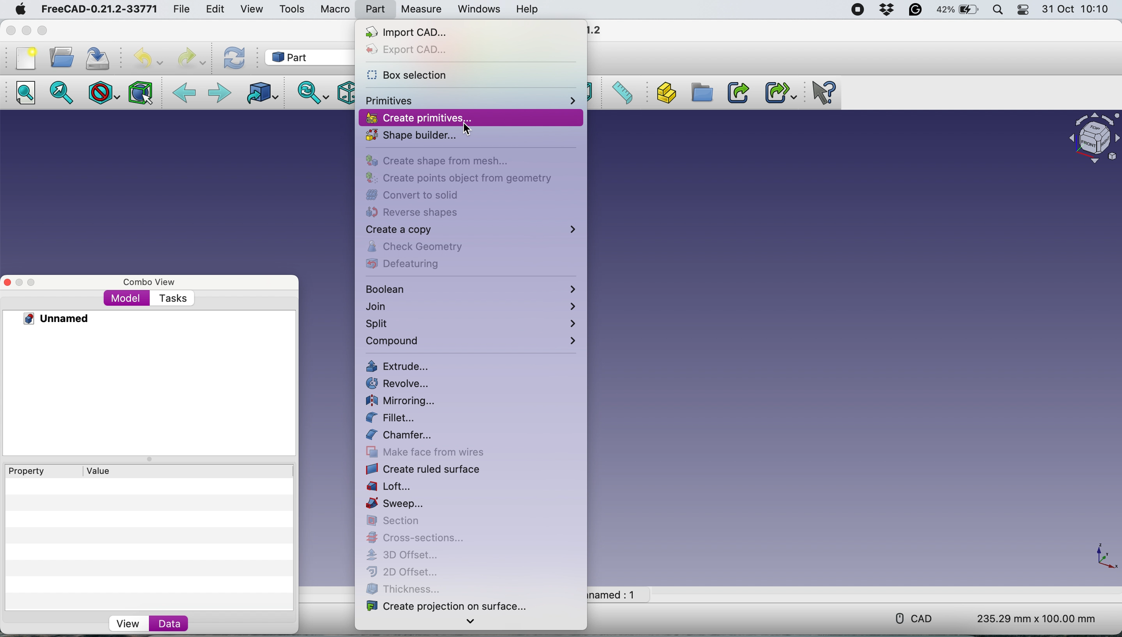 The image size is (1122, 637). I want to click on create primitives, so click(418, 117).